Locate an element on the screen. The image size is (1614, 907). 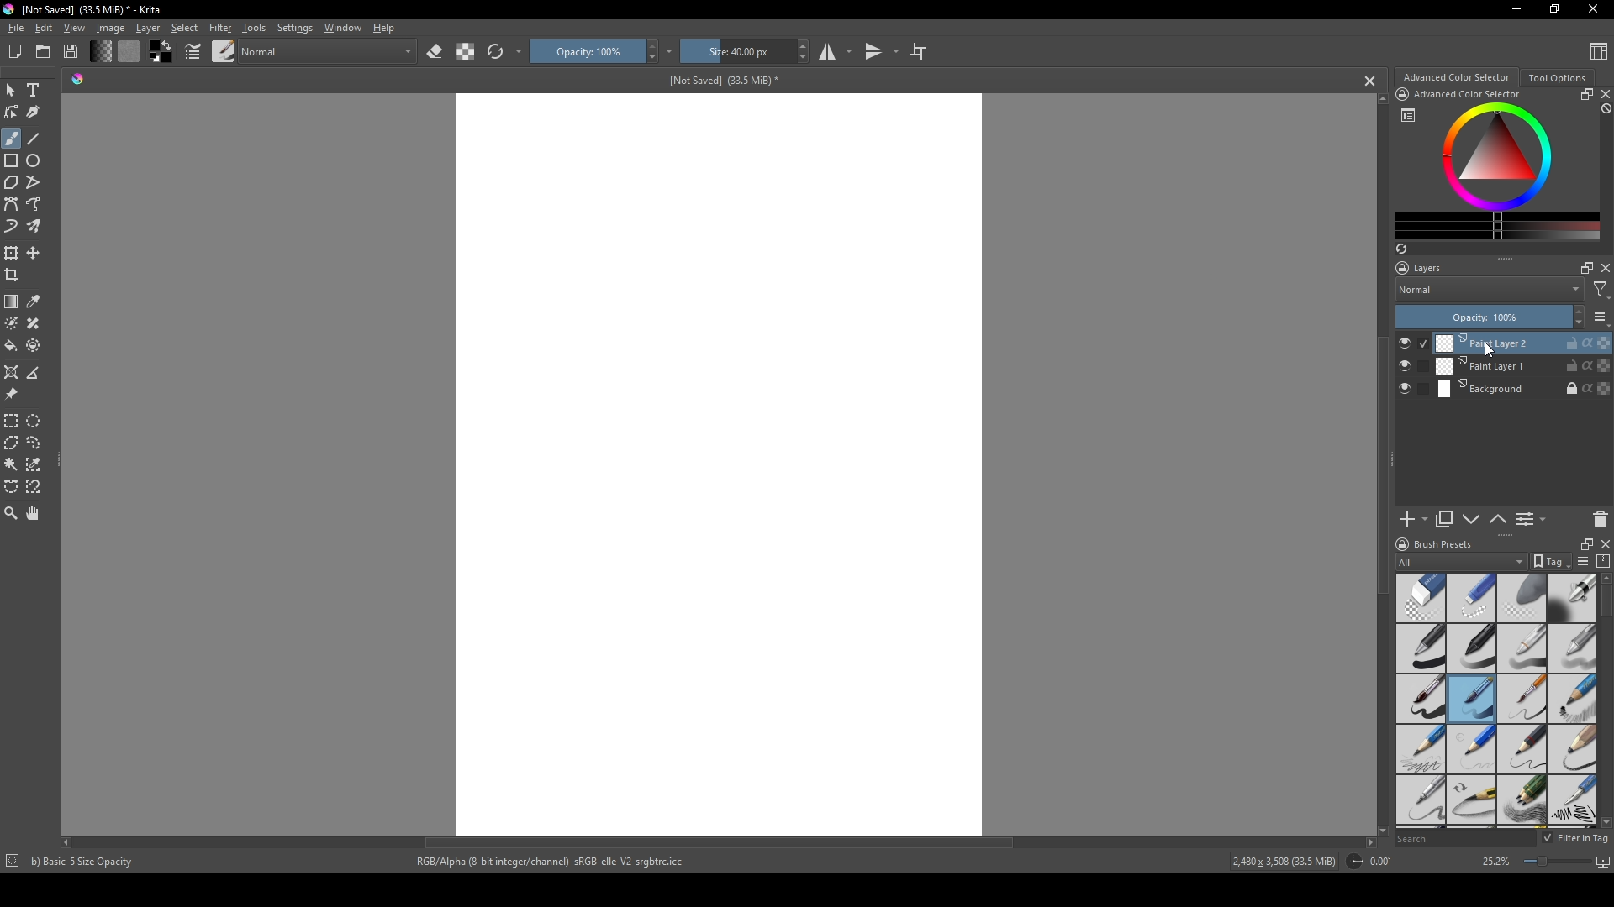
crop is located at coordinates (15, 275).